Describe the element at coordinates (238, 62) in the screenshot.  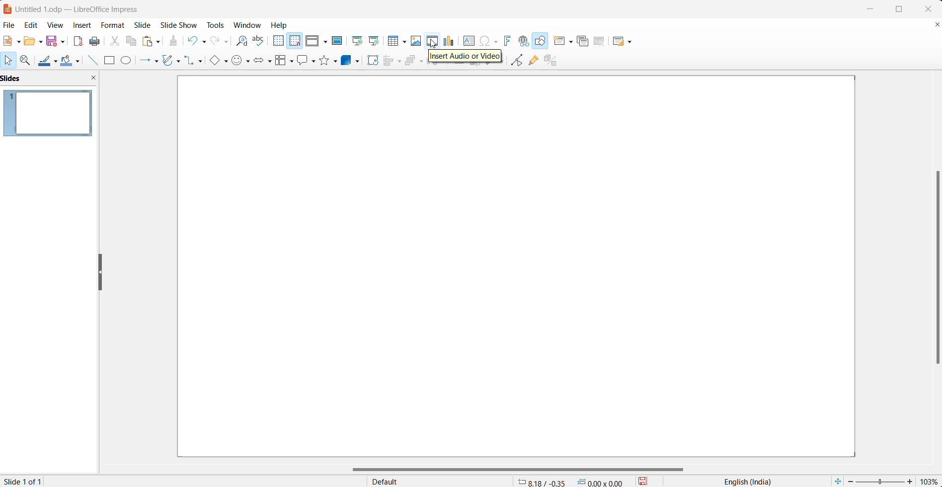
I see `symbol shapes option` at that location.